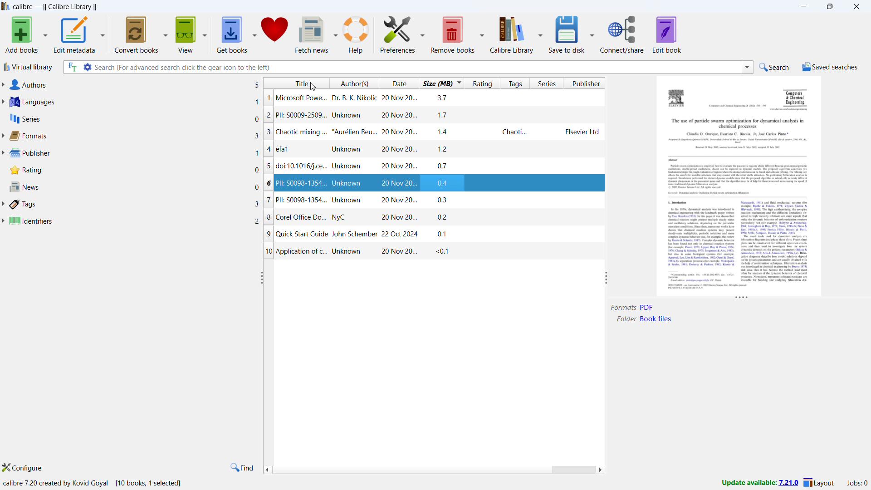 The height and width of the screenshot is (490, 871). What do you see at coordinates (134, 118) in the screenshot?
I see `series` at bounding box center [134, 118].